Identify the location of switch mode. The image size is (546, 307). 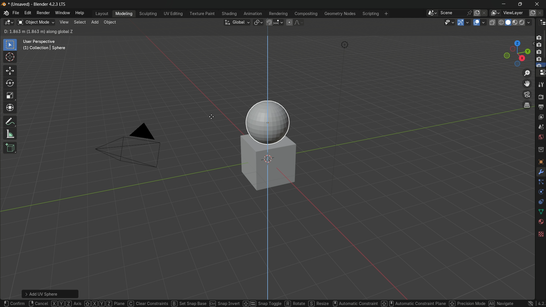
(35, 22).